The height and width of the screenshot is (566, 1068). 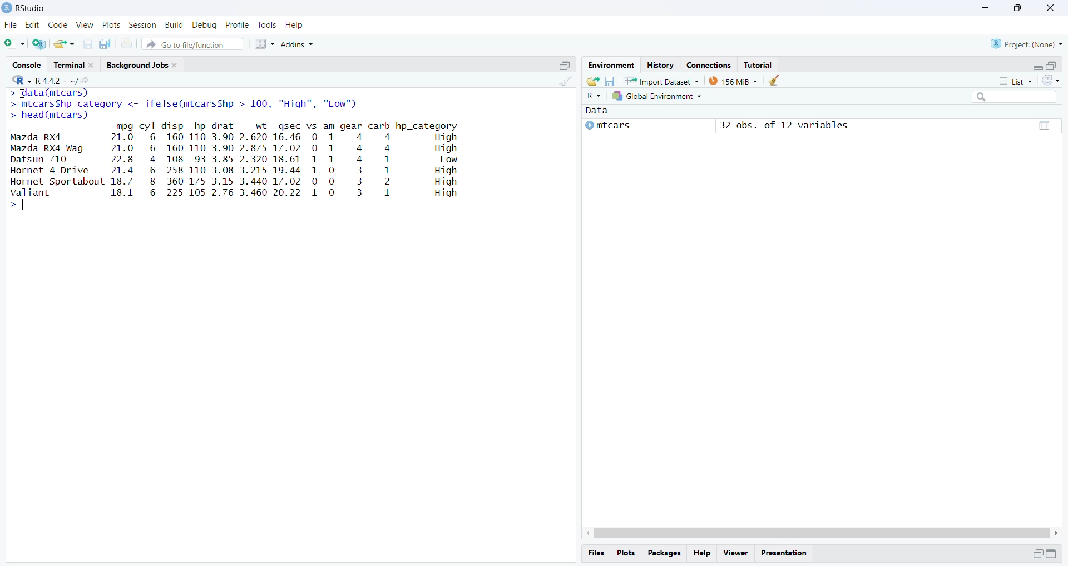 I want to click on Console, so click(x=28, y=64).